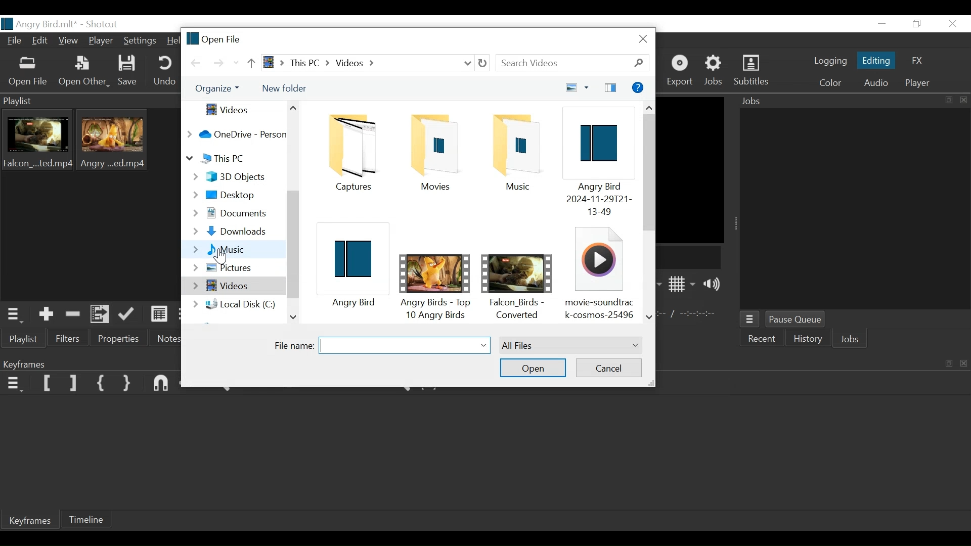 The image size is (971, 546). Describe the element at coordinates (12, 41) in the screenshot. I see `File` at that location.